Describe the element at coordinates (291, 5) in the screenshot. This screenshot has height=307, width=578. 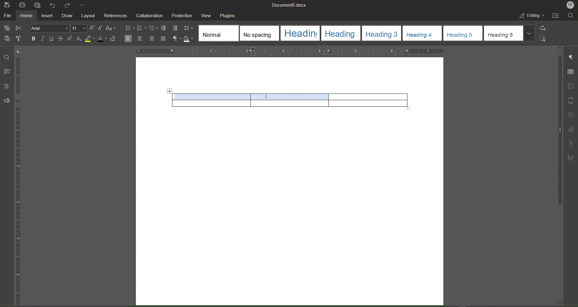
I see `Document Name` at that location.